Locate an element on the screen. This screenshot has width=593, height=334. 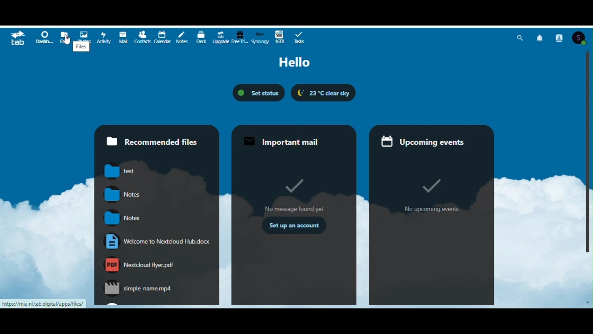
Contacts is located at coordinates (560, 38).